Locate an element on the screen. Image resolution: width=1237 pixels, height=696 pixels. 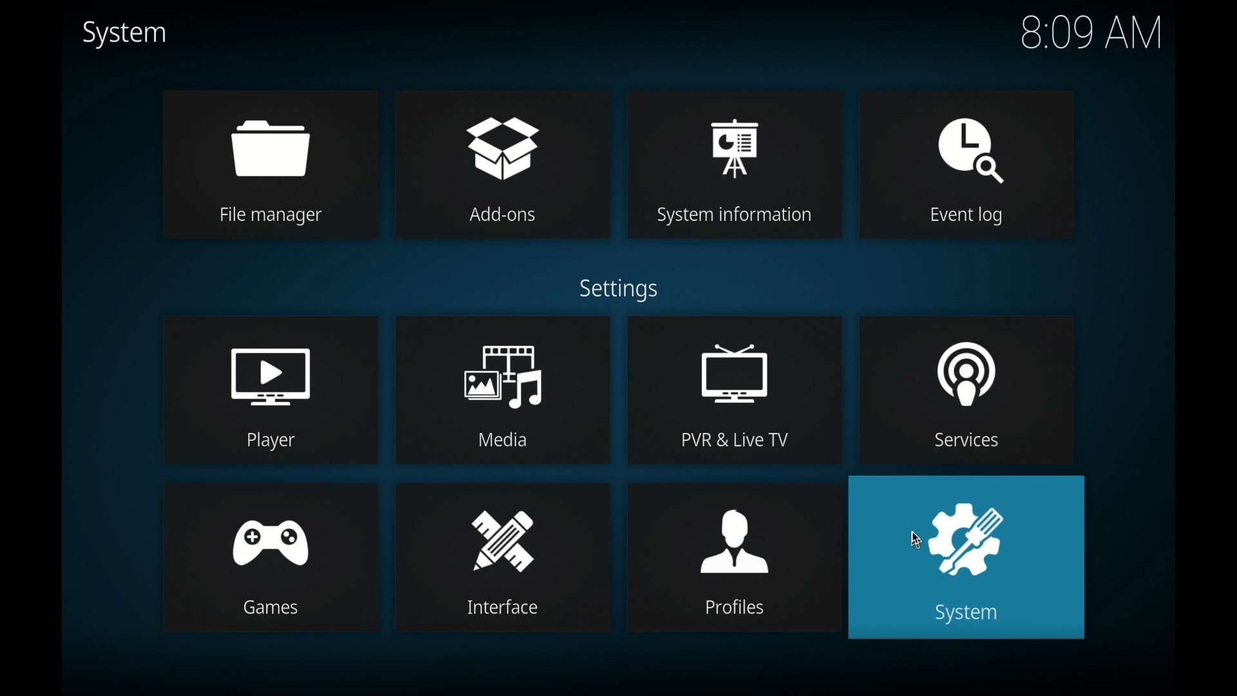
cursor is located at coordinates (916, 539).